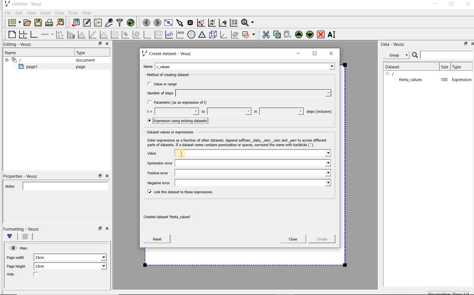  Describe the element at coordinates (310, 34) in the screenshot. I see `Move the selected widget down` at that location.